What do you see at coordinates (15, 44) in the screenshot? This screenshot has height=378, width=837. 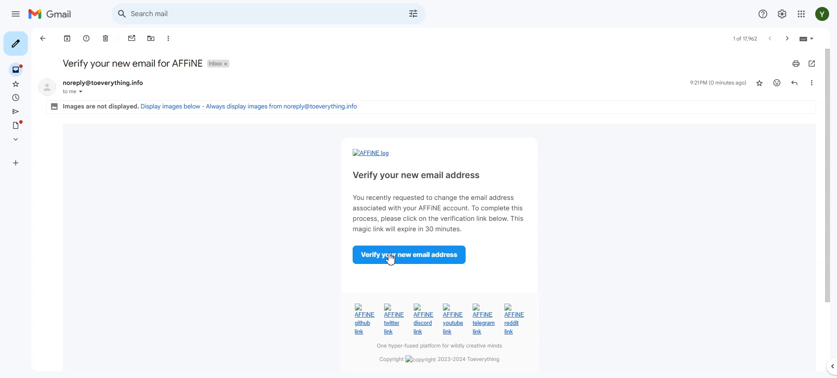 I see `Compose` at bounding box center [15, 44].